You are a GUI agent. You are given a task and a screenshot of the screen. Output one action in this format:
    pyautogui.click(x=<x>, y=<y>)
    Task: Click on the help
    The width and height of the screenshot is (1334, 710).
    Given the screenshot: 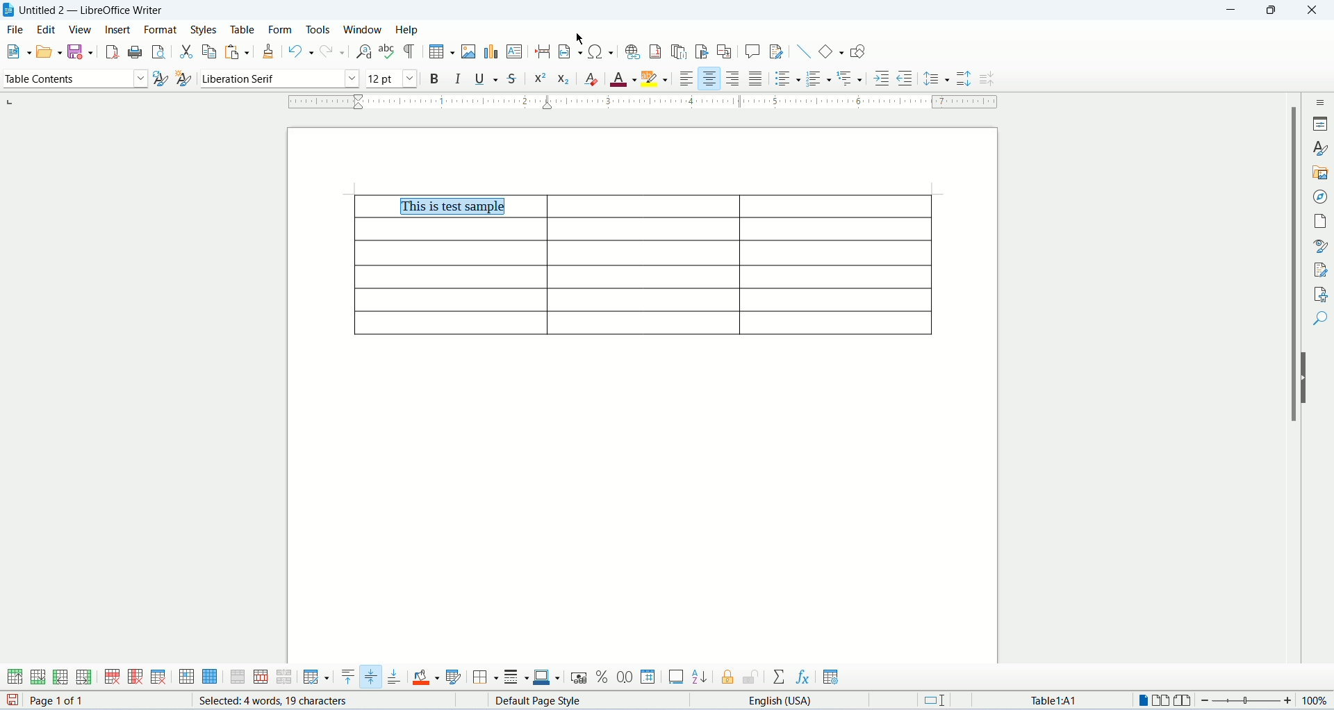 What is the action you would take?
    pyautogui.click(x=407, y=30)
    